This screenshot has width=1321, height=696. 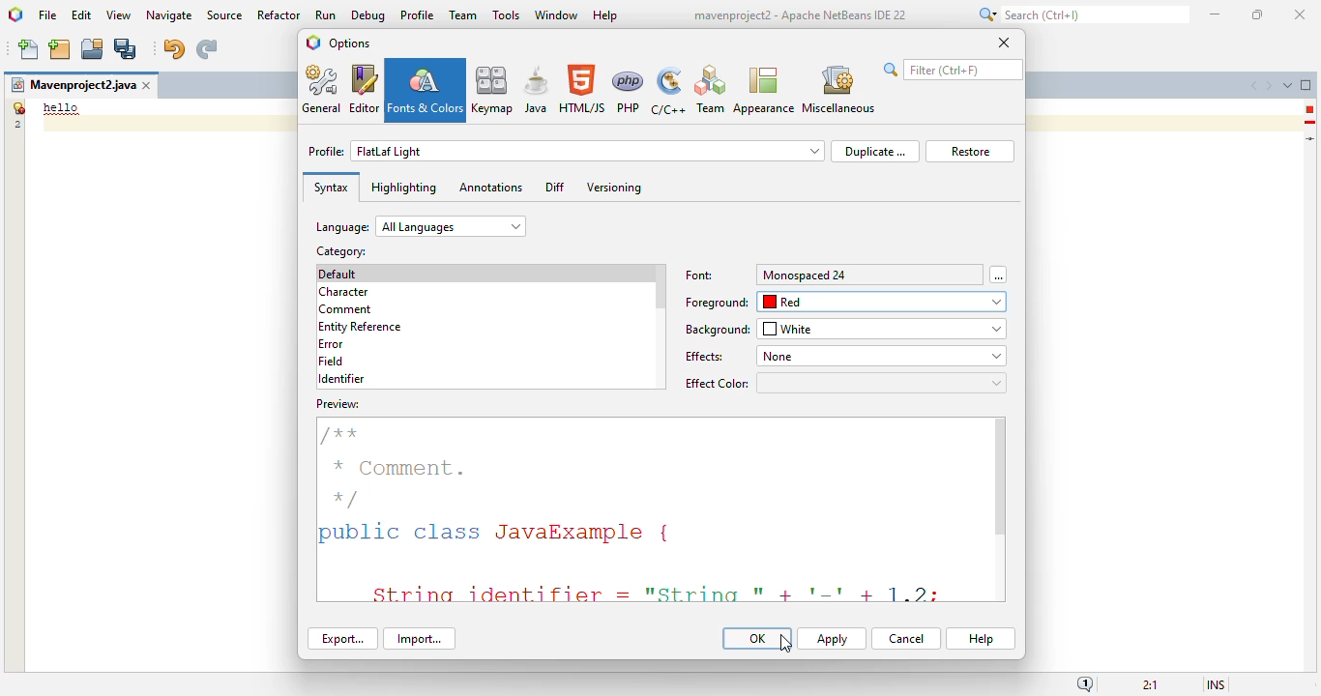 What do you see at coordinates (1309, 109) in the screenshot?
I see `error` at bounding box center [1309, 109].